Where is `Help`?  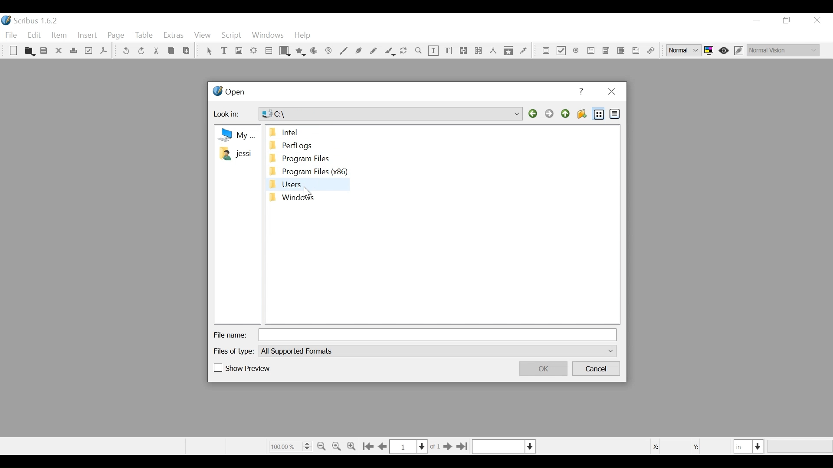
Help is located at coordinates (303, 36).